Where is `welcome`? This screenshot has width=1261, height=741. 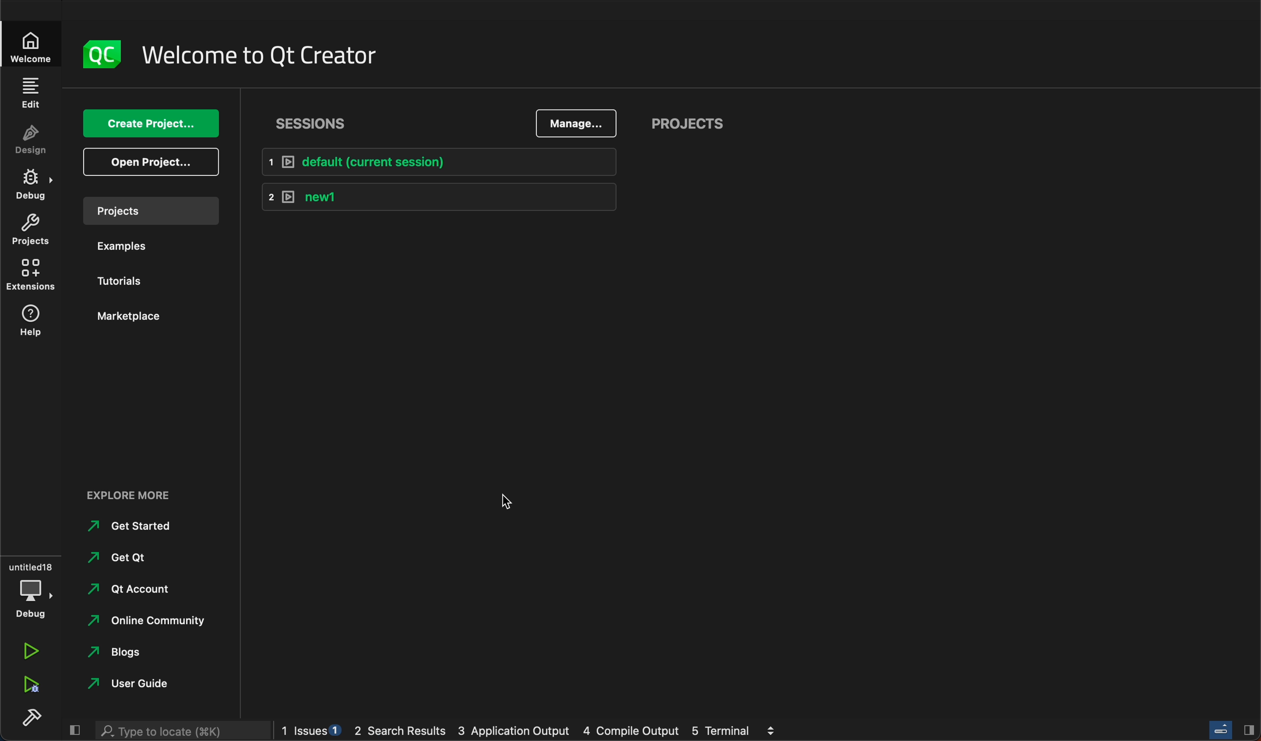
welcome is located at coordinates (32, 46).